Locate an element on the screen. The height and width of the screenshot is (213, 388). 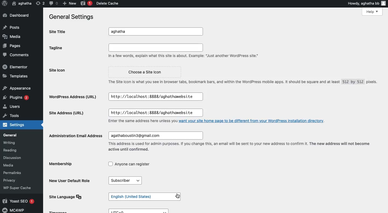
WP Super Cache is located at coordinates (18, 188).